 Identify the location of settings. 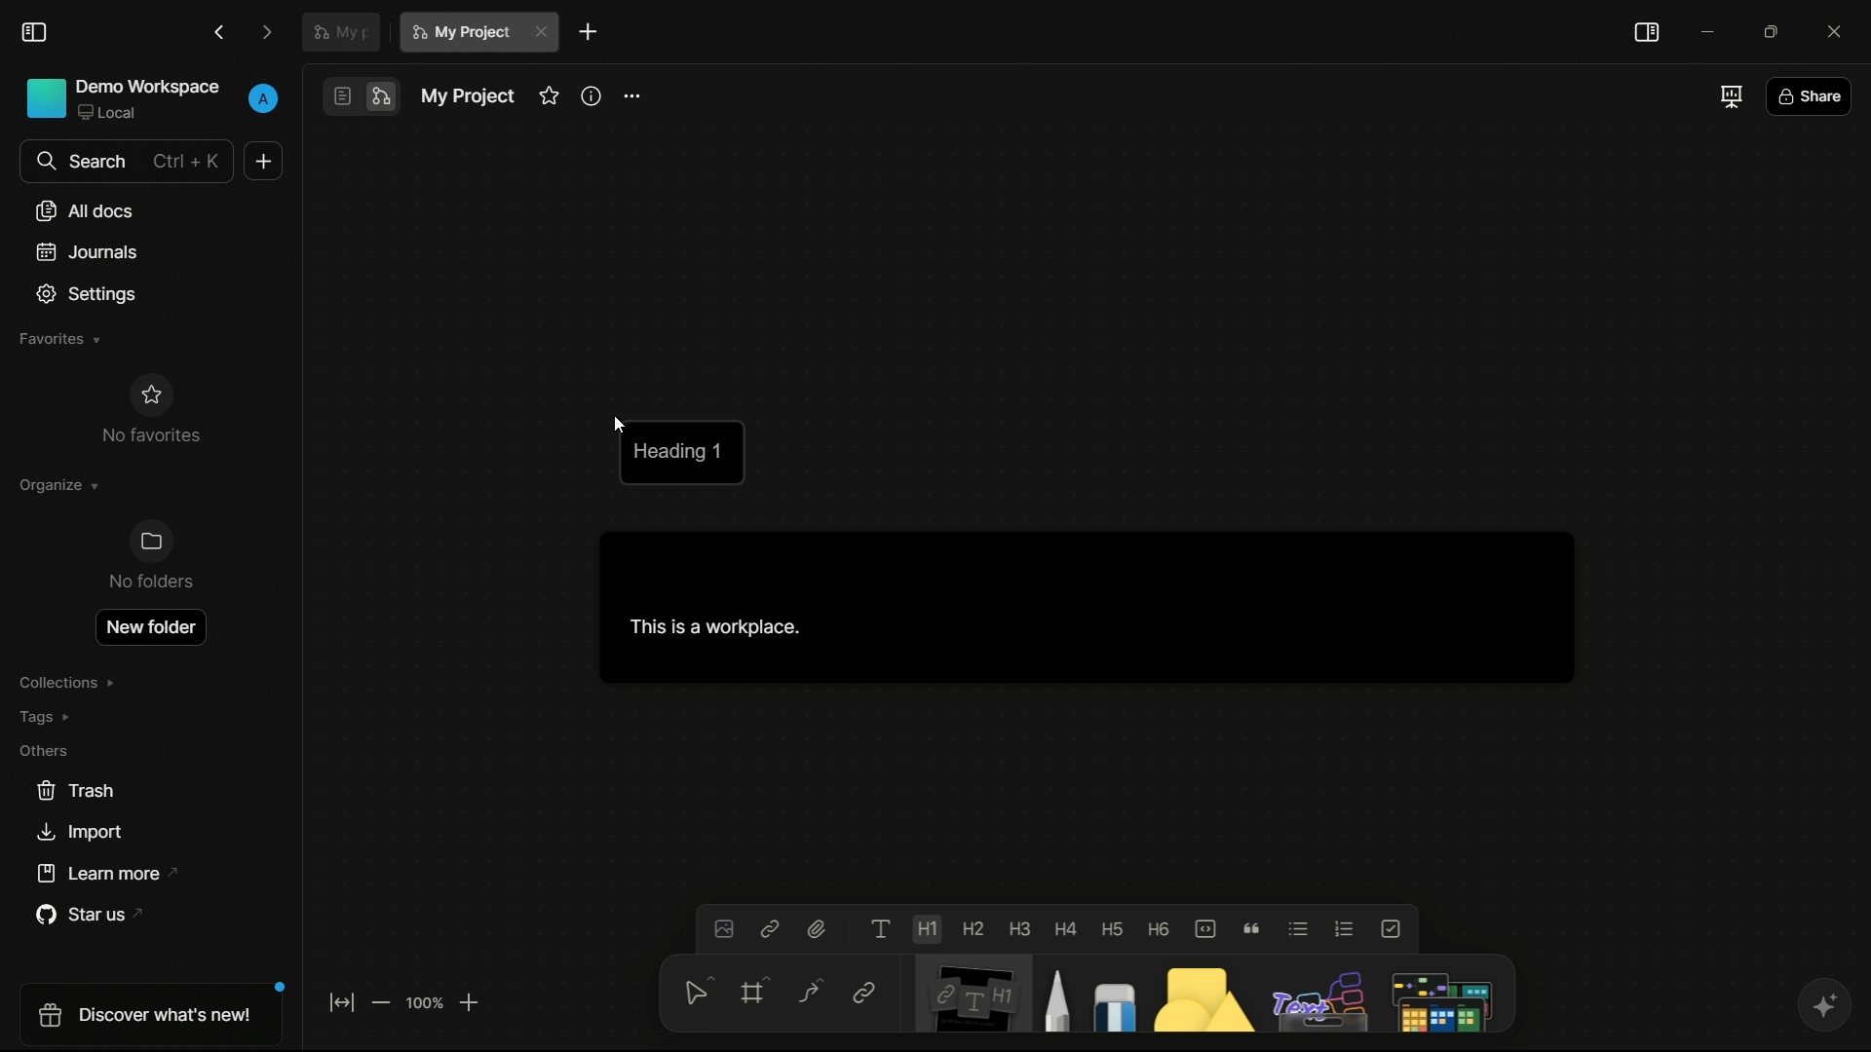
(85, 295).